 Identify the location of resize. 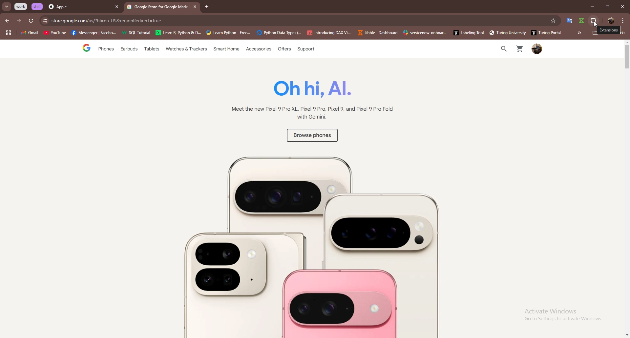
(607, 7).